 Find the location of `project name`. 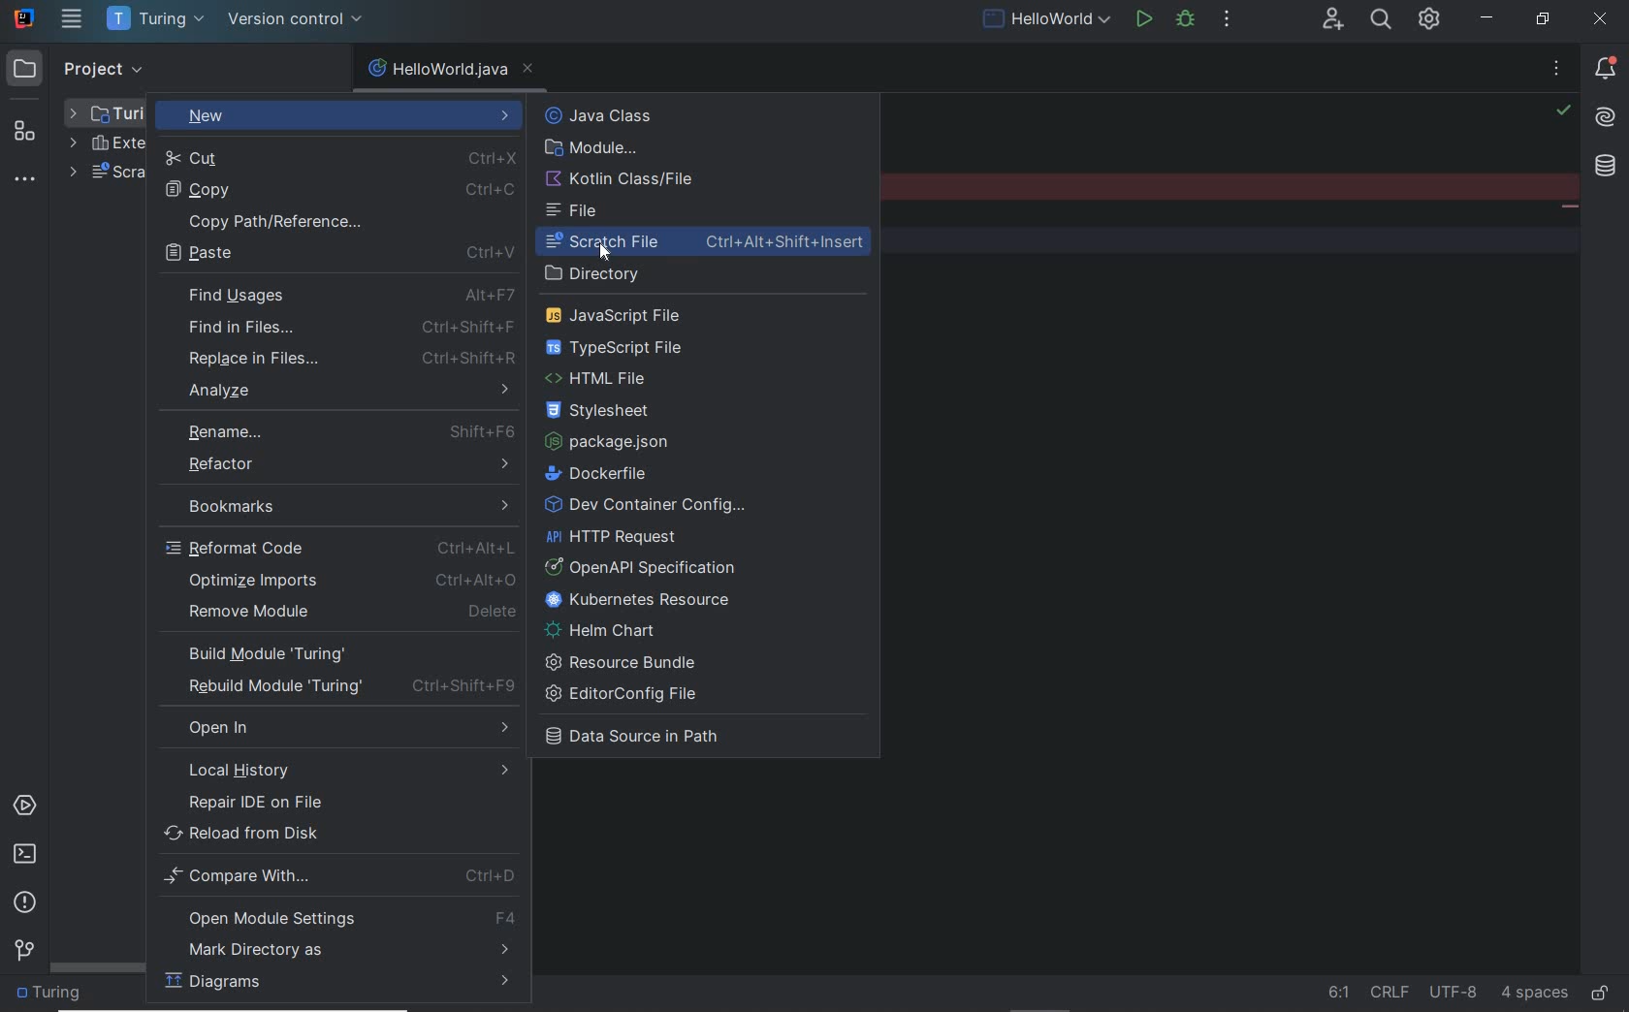

project name is located at coordinates (53, 996).